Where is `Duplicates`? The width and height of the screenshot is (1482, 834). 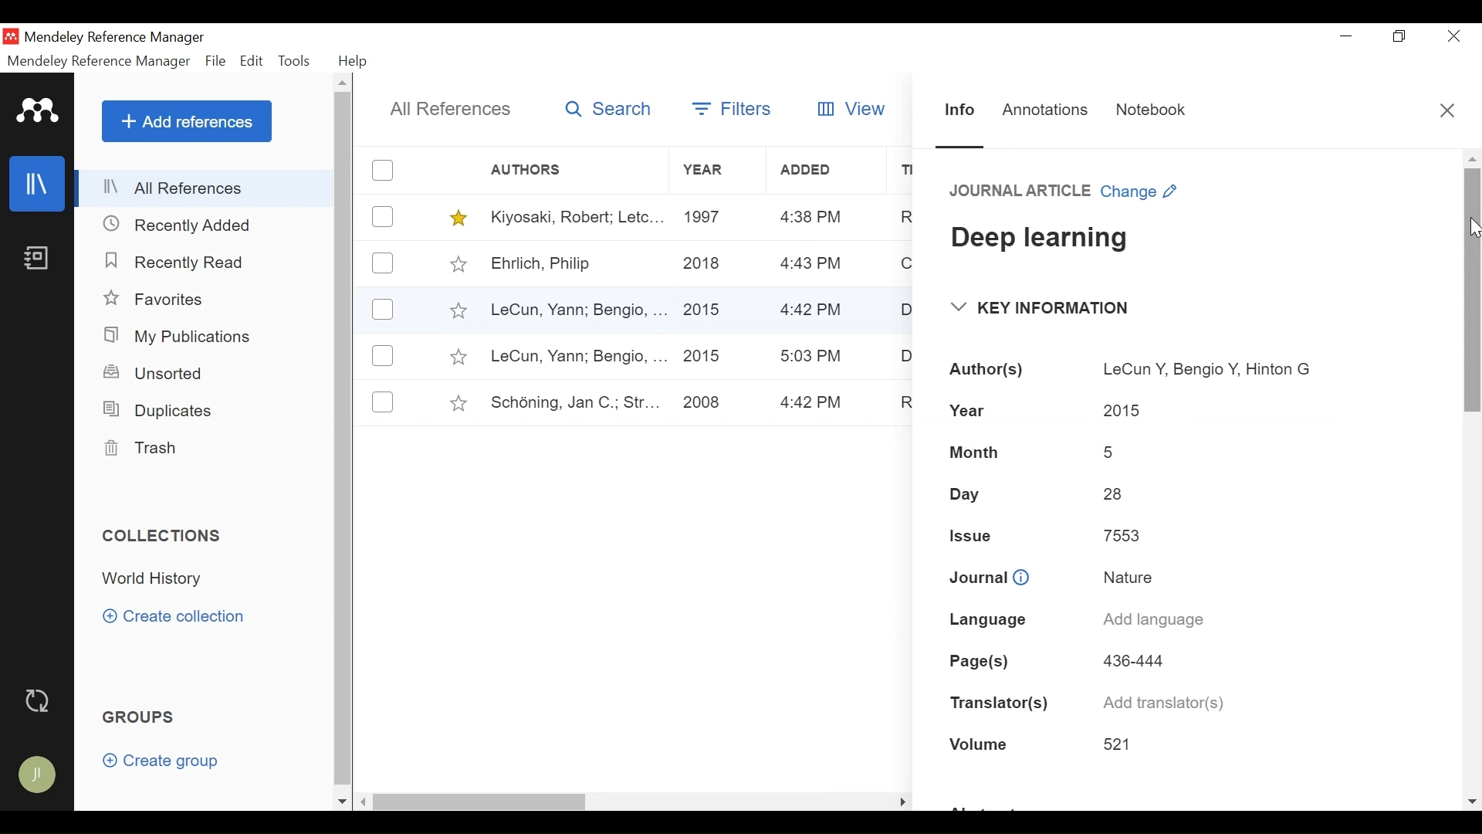 Duplicates is located at coordinates (155, 409).